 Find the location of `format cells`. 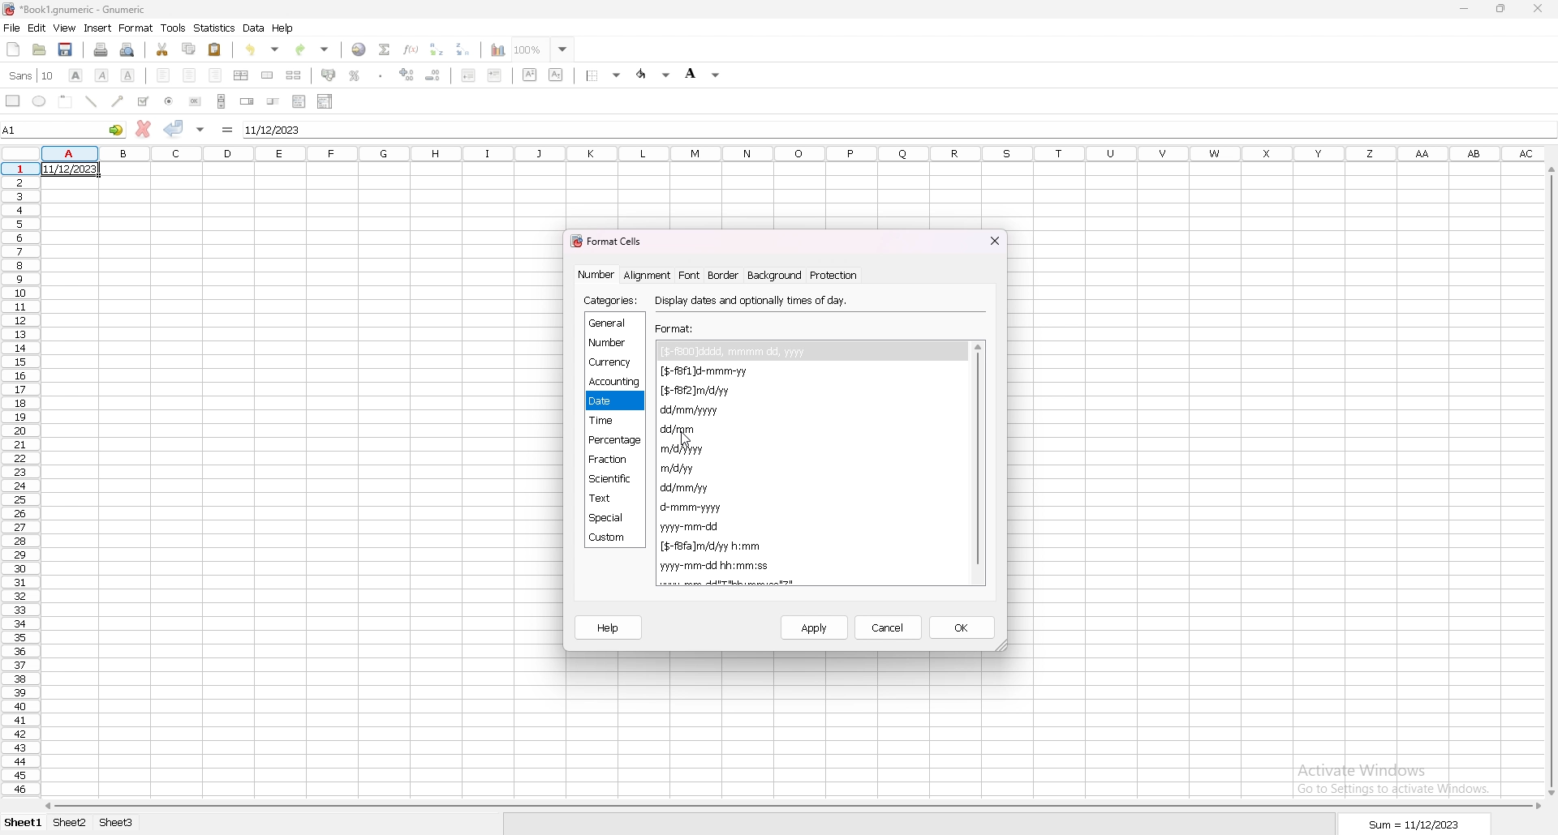

format cells is located at coordinates (610, 240).